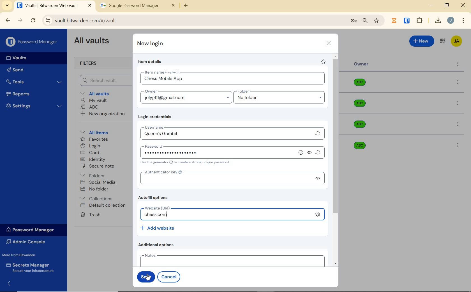  What do you see at coordinates (34, 105) in the screenshot?
I see `Settings` at bounding box center [34, 105].